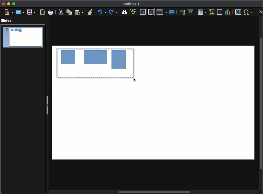 The height and width of the screenshot is (194, 263). I want to click on Scroll bar, so click(155, 192).